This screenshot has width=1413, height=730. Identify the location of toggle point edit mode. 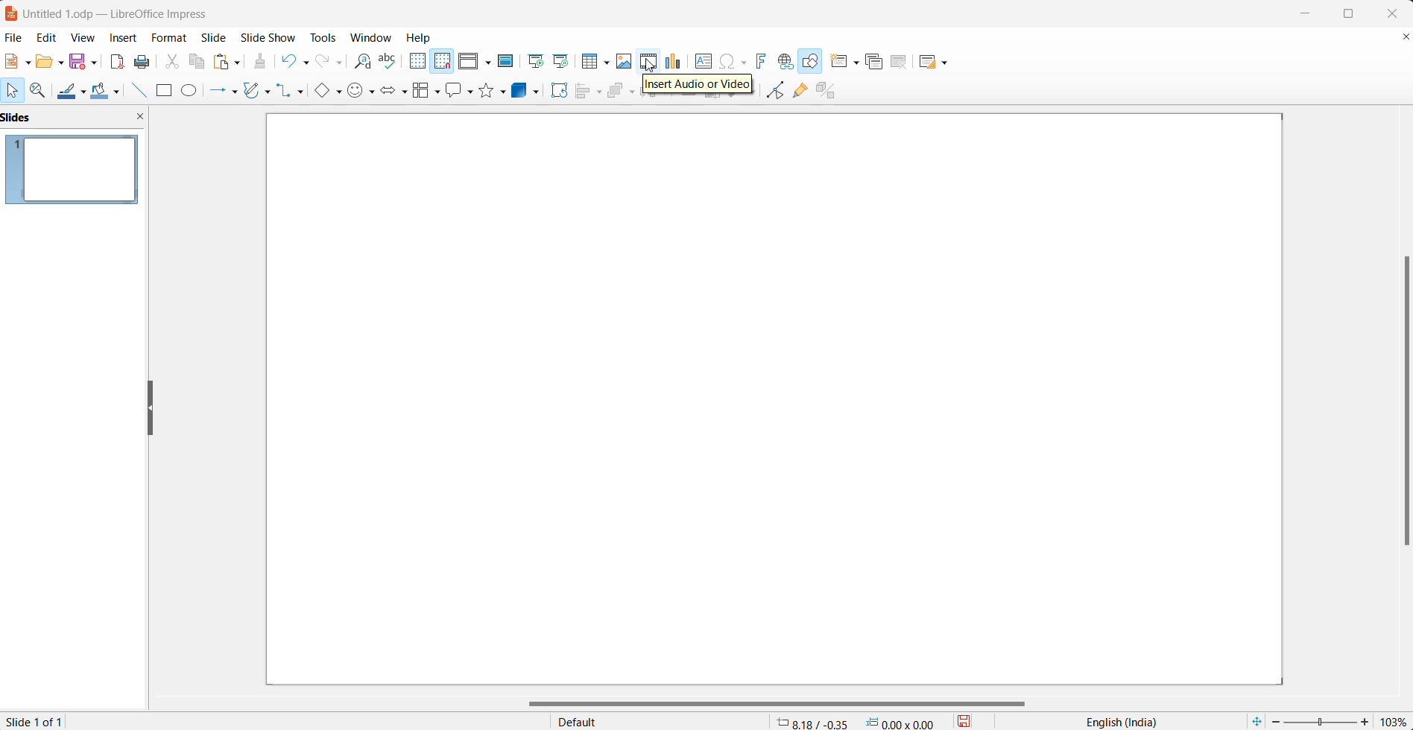
(774, 93).